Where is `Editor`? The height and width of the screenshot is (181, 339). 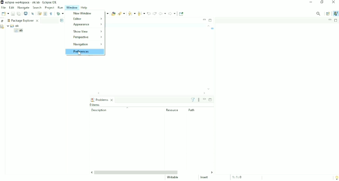 Editor is located at coordinates (87, 19).